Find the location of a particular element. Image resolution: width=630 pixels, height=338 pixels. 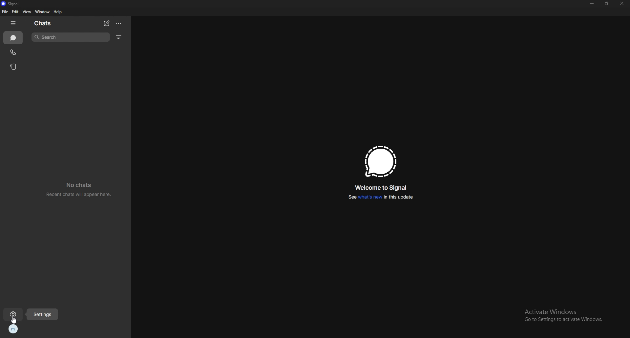

help is located at coordinates (58, 12).